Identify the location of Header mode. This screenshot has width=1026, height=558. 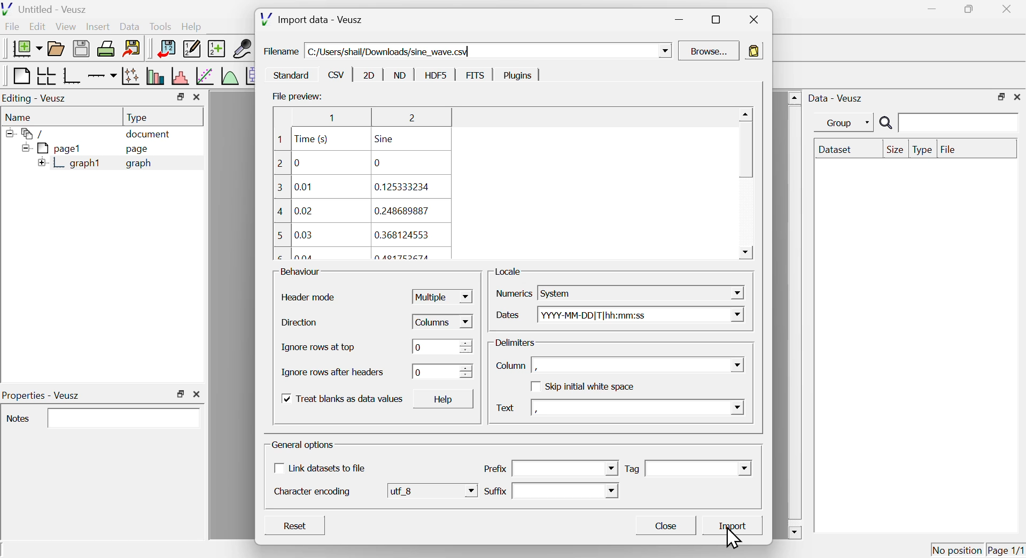
(309, 297).